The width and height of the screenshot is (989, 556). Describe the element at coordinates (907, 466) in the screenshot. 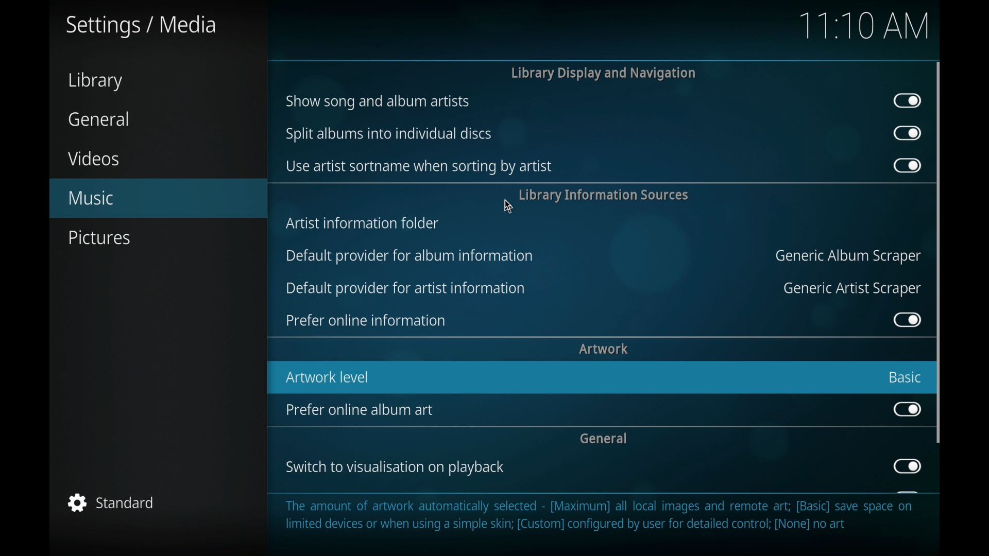

I see `toggle button` at that location.